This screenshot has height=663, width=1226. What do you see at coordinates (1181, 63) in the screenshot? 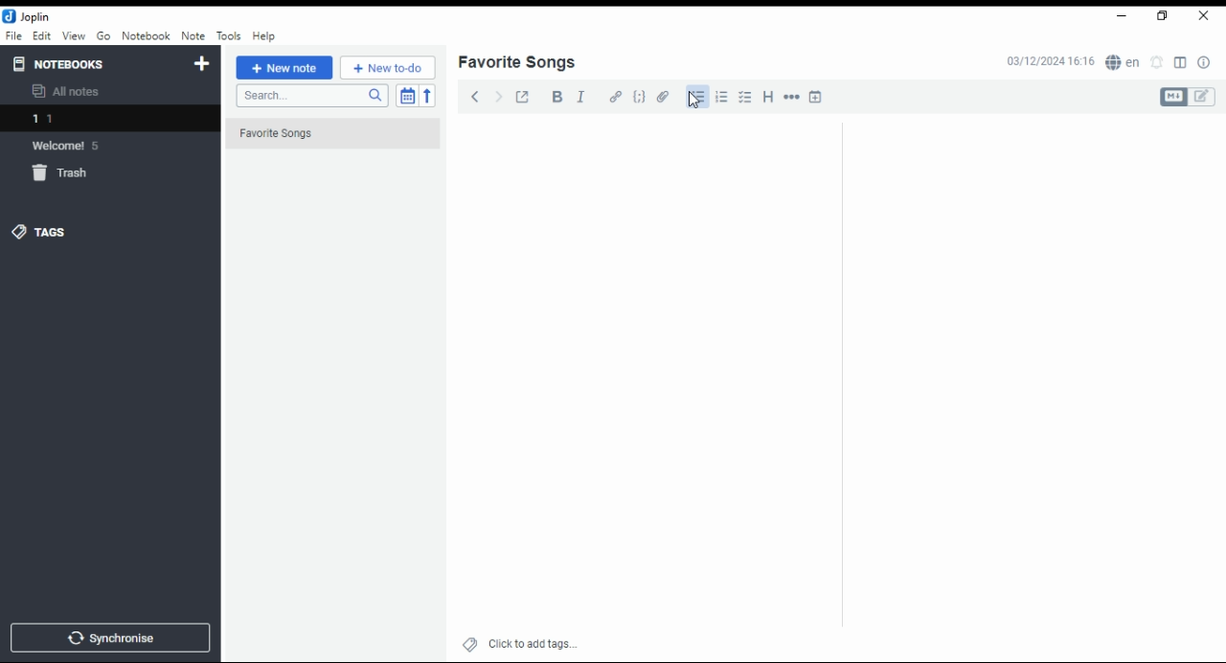
I see `toggle layout` at bounding box center [1181, 63].